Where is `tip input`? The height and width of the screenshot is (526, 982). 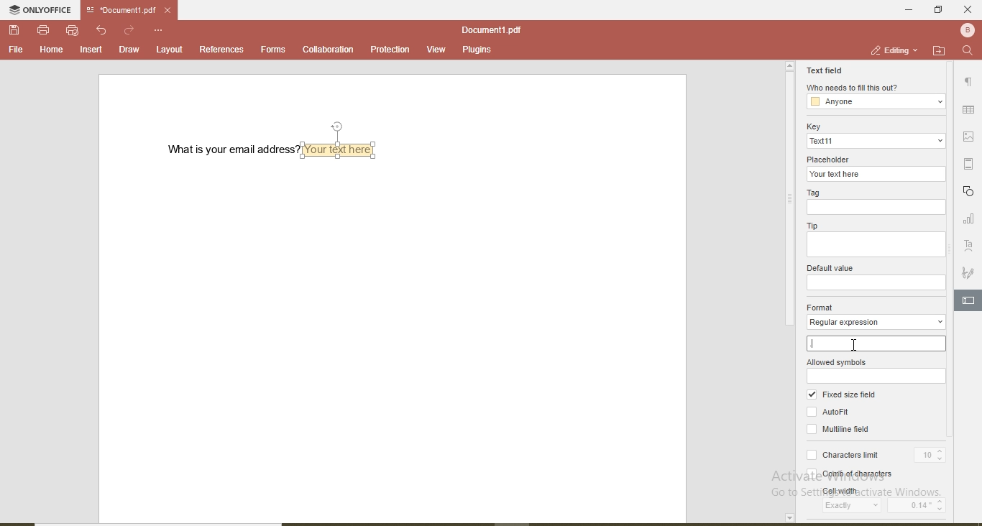
tip input is located at coordinates (875, 245).